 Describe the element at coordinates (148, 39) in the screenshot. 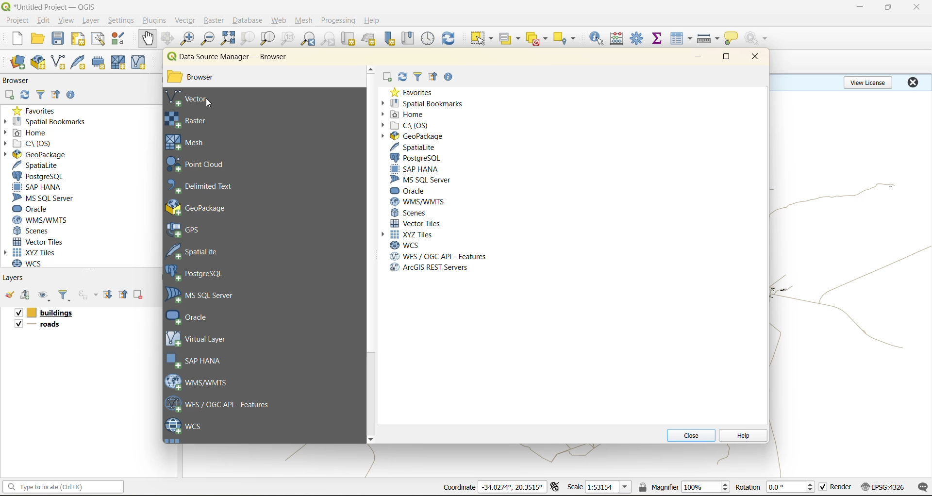

I see `pan map` at that location.